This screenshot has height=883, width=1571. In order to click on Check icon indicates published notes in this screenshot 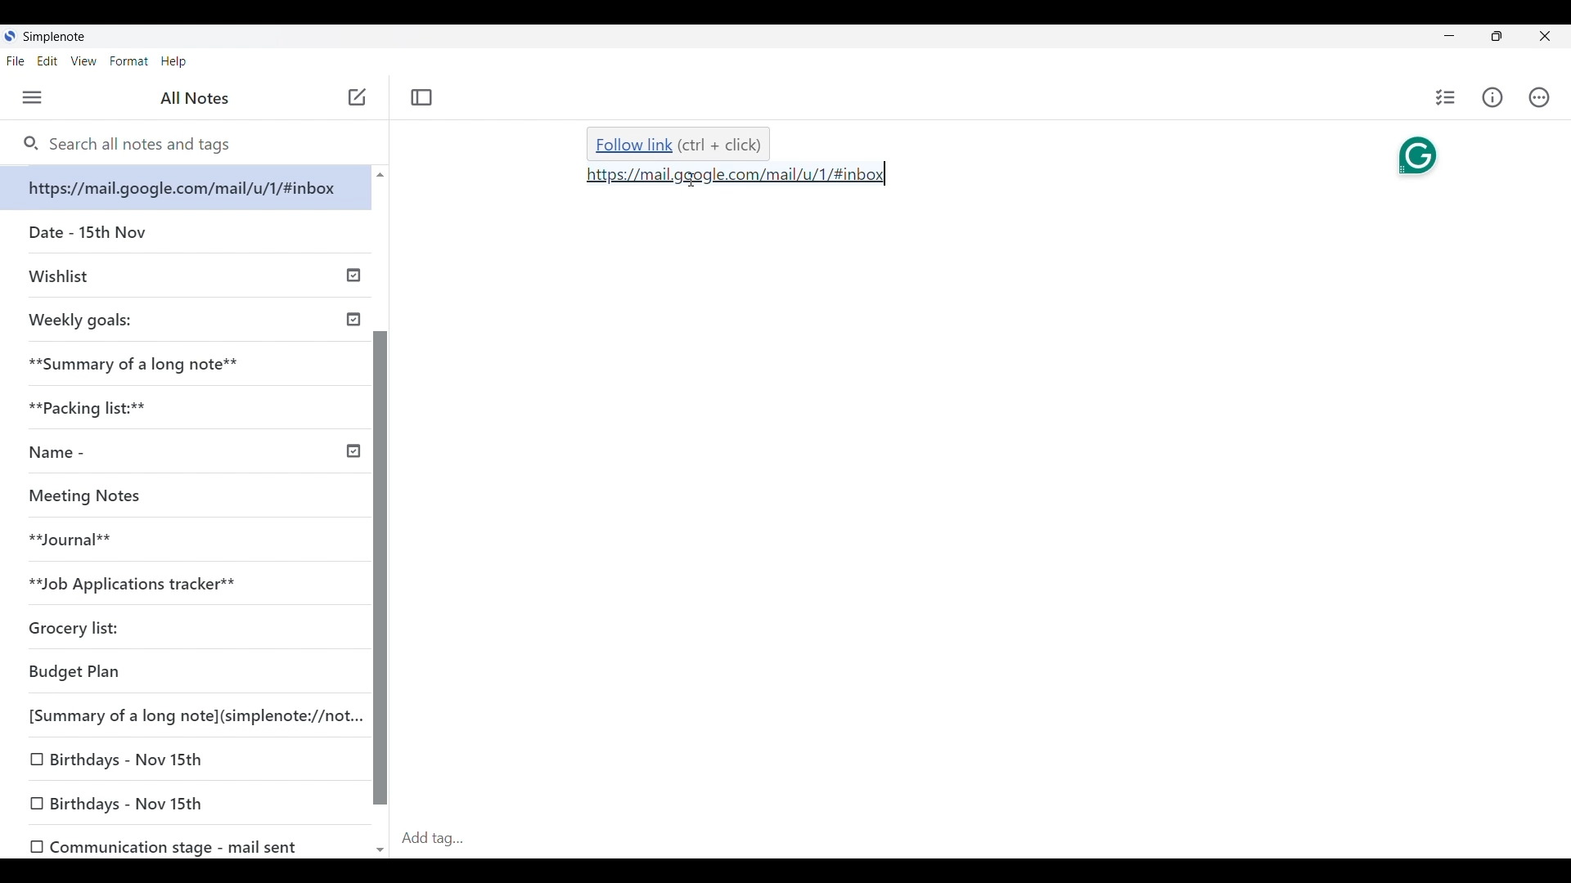, I will do `click(353, 357)`.